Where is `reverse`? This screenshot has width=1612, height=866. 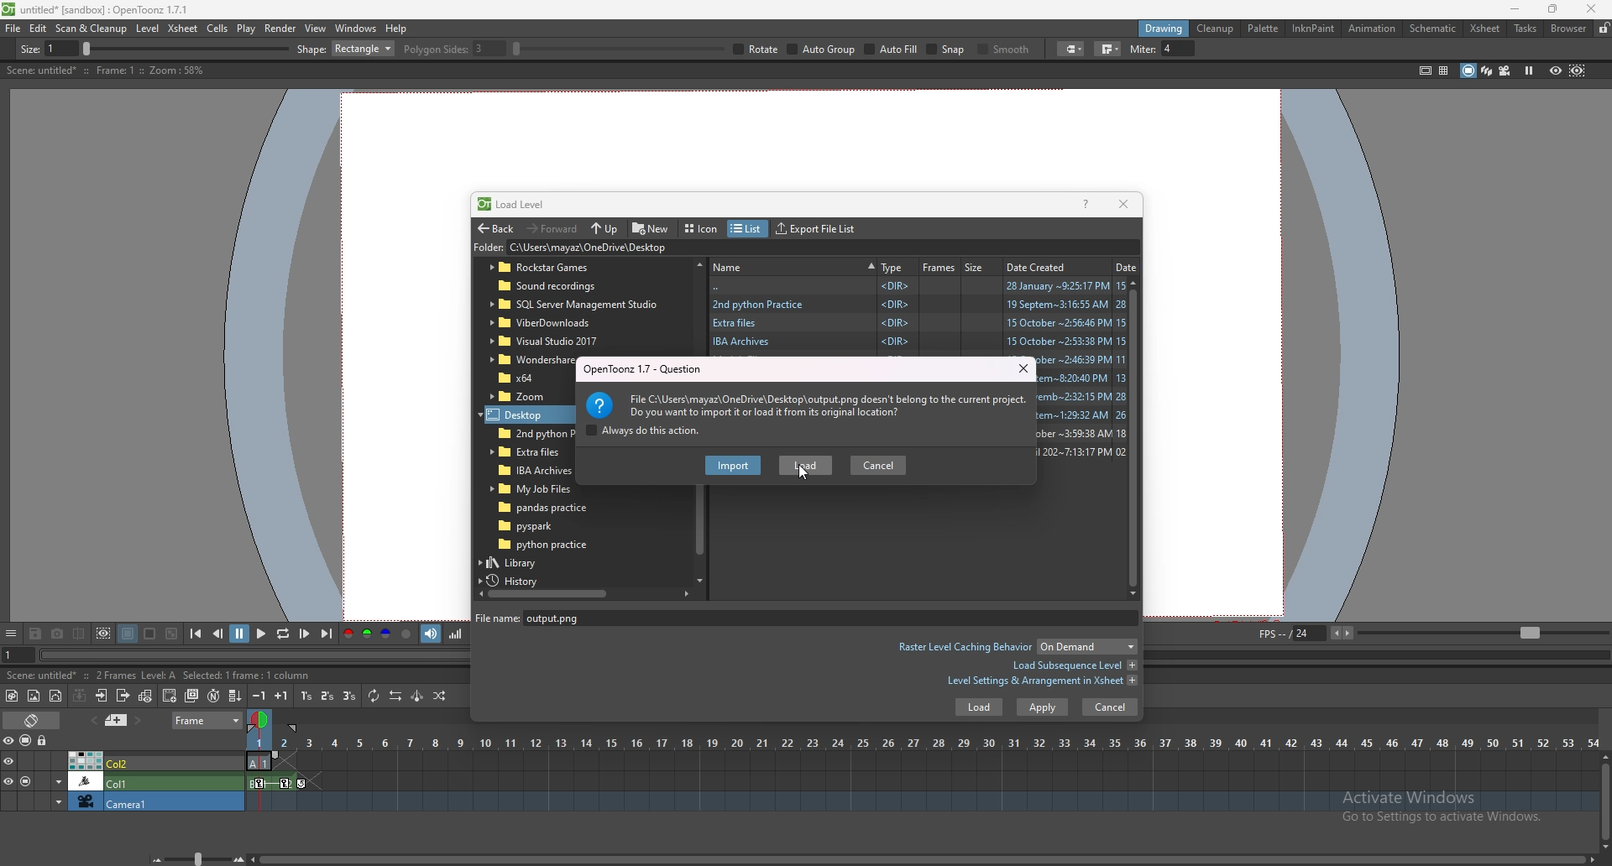 reverse is located at coordinates (395, 696).